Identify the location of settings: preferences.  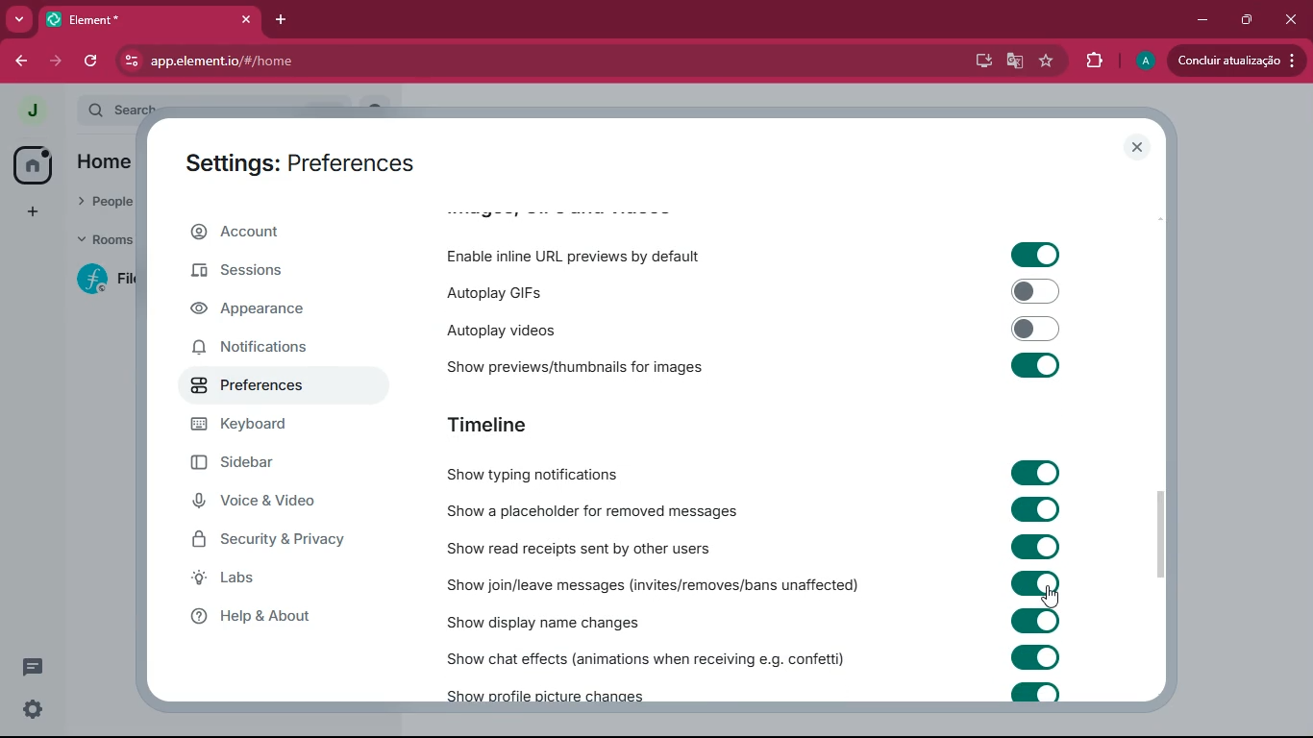
(298, 162).